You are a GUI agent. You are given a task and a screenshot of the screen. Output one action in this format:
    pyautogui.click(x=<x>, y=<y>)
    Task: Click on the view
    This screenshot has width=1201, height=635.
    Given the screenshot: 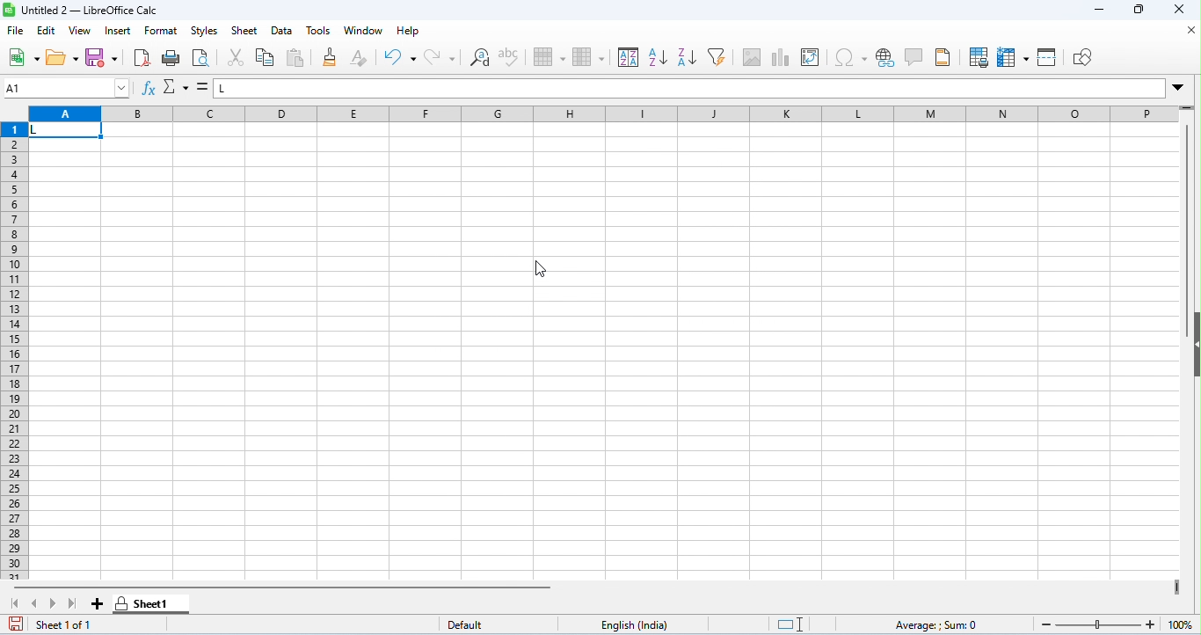 What is the action you would take?
    pyautogui.click(x=81, y=31)
    